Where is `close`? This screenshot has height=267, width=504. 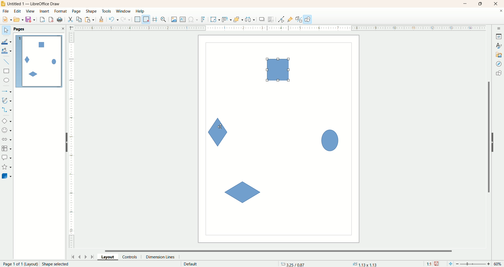 close is located at coordinates (63, 29).